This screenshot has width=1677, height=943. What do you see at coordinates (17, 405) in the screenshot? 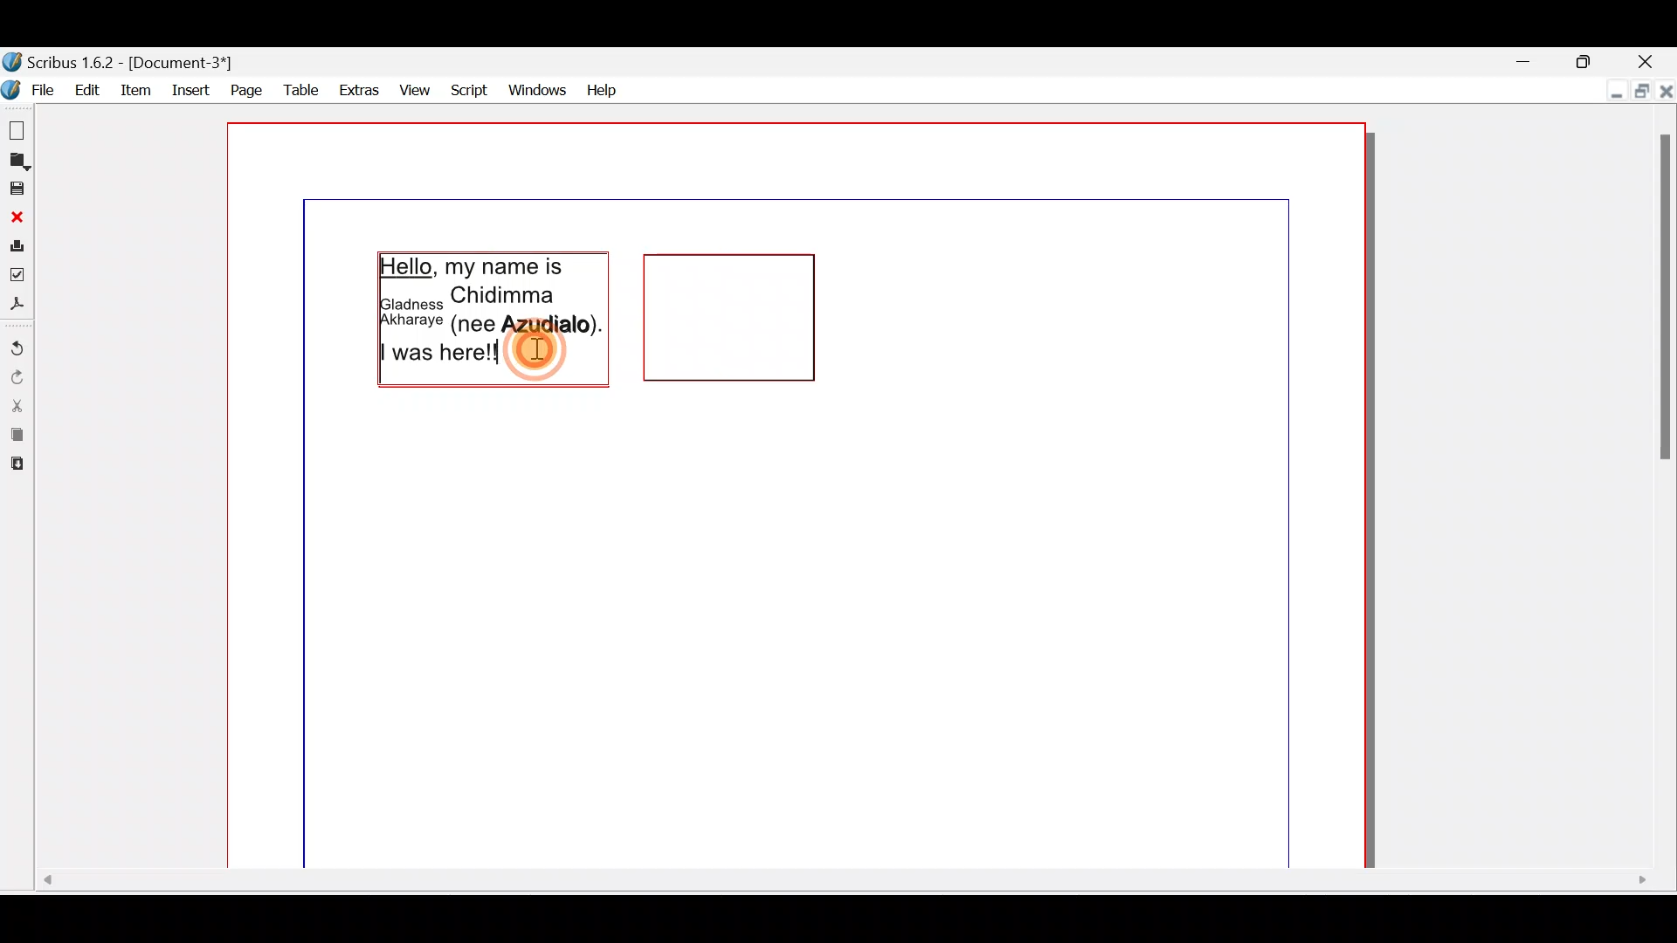
I see `Cut` at bounding box center [17, 405].